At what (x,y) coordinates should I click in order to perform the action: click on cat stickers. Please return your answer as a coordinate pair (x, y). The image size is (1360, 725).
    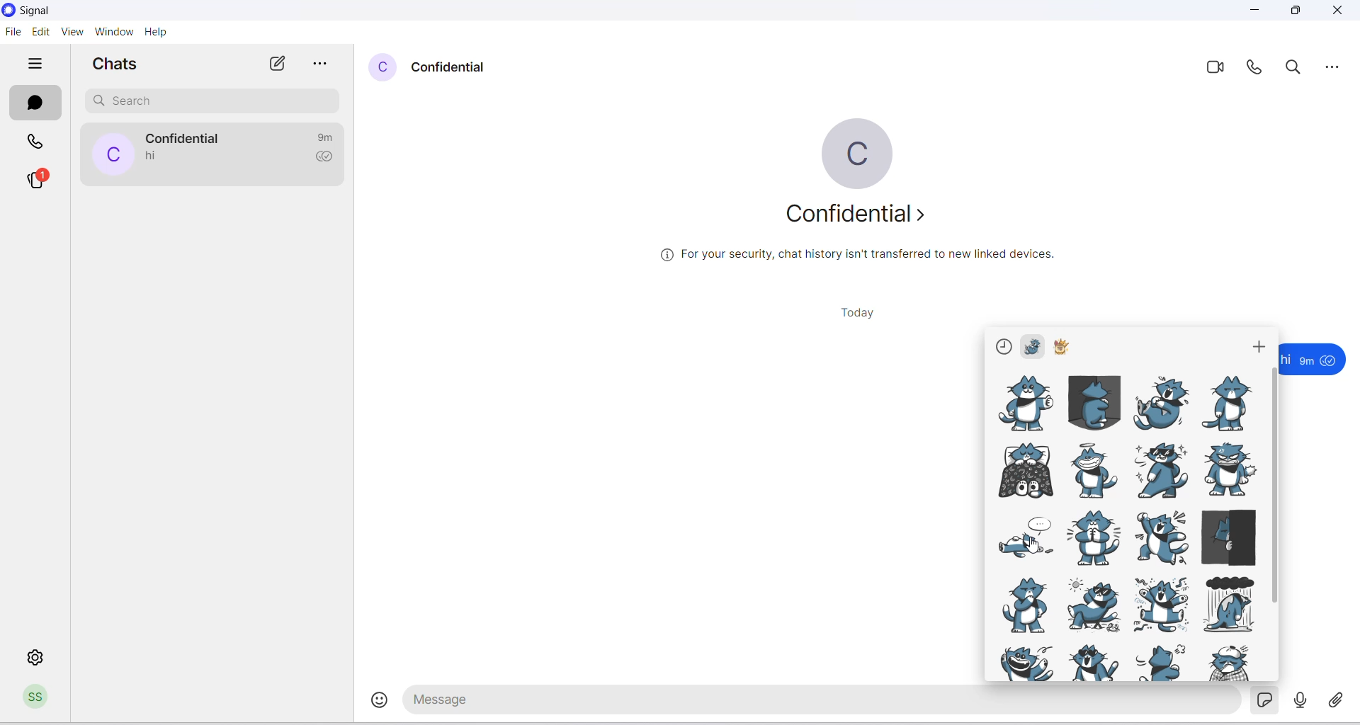
    Looking at the image, I should click on (1125, 527).